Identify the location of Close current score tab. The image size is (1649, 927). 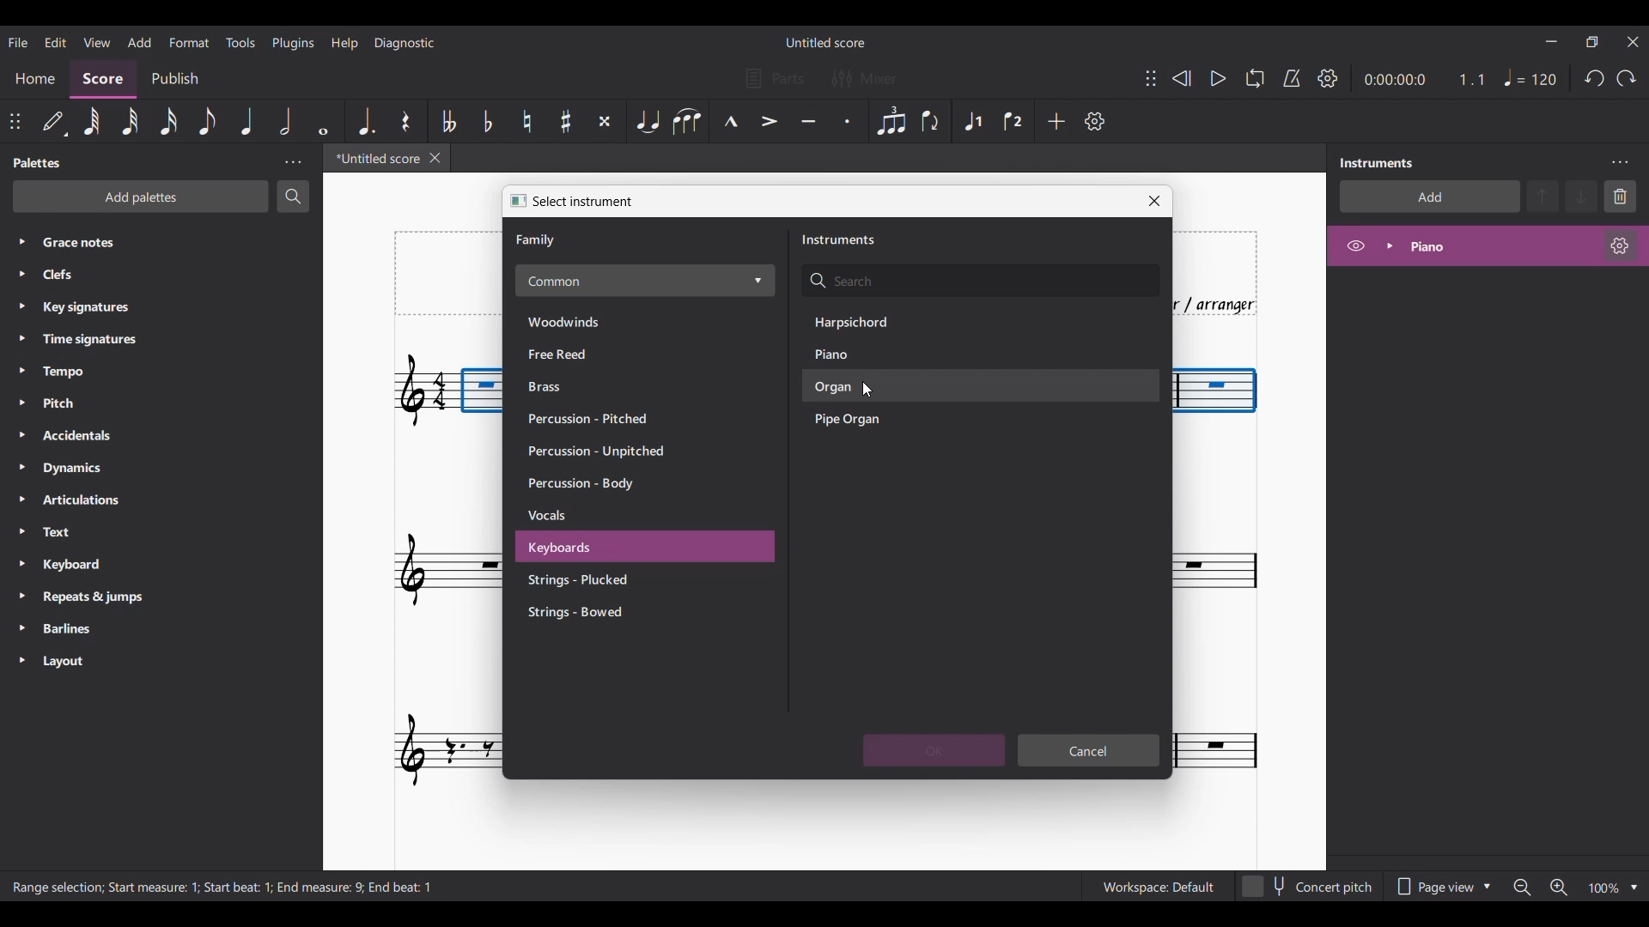
(435, 158).